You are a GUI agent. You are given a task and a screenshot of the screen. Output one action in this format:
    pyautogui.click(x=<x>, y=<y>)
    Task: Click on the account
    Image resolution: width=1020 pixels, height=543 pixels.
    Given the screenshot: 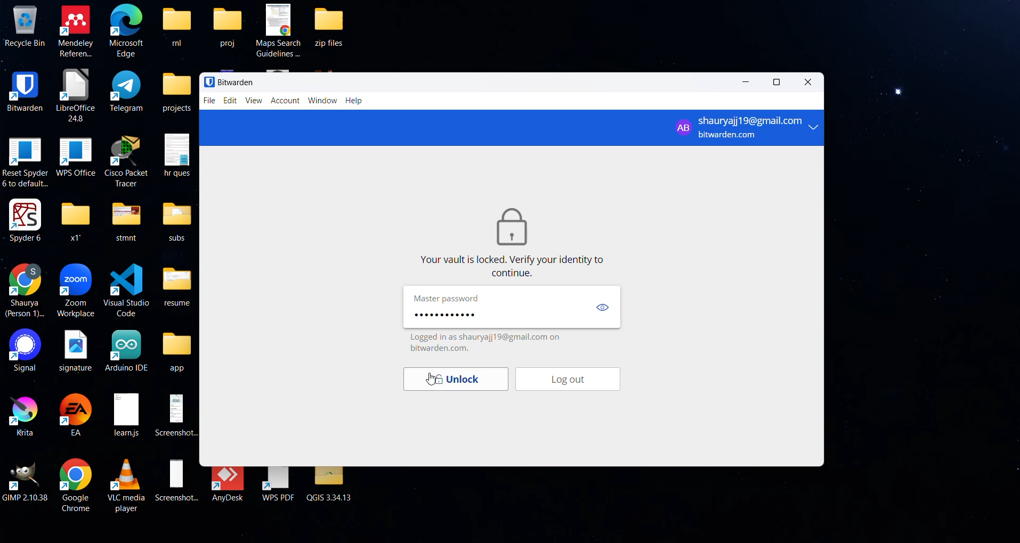 What is the action you would take?
    pyautogui.click(x=287, y=101)
    